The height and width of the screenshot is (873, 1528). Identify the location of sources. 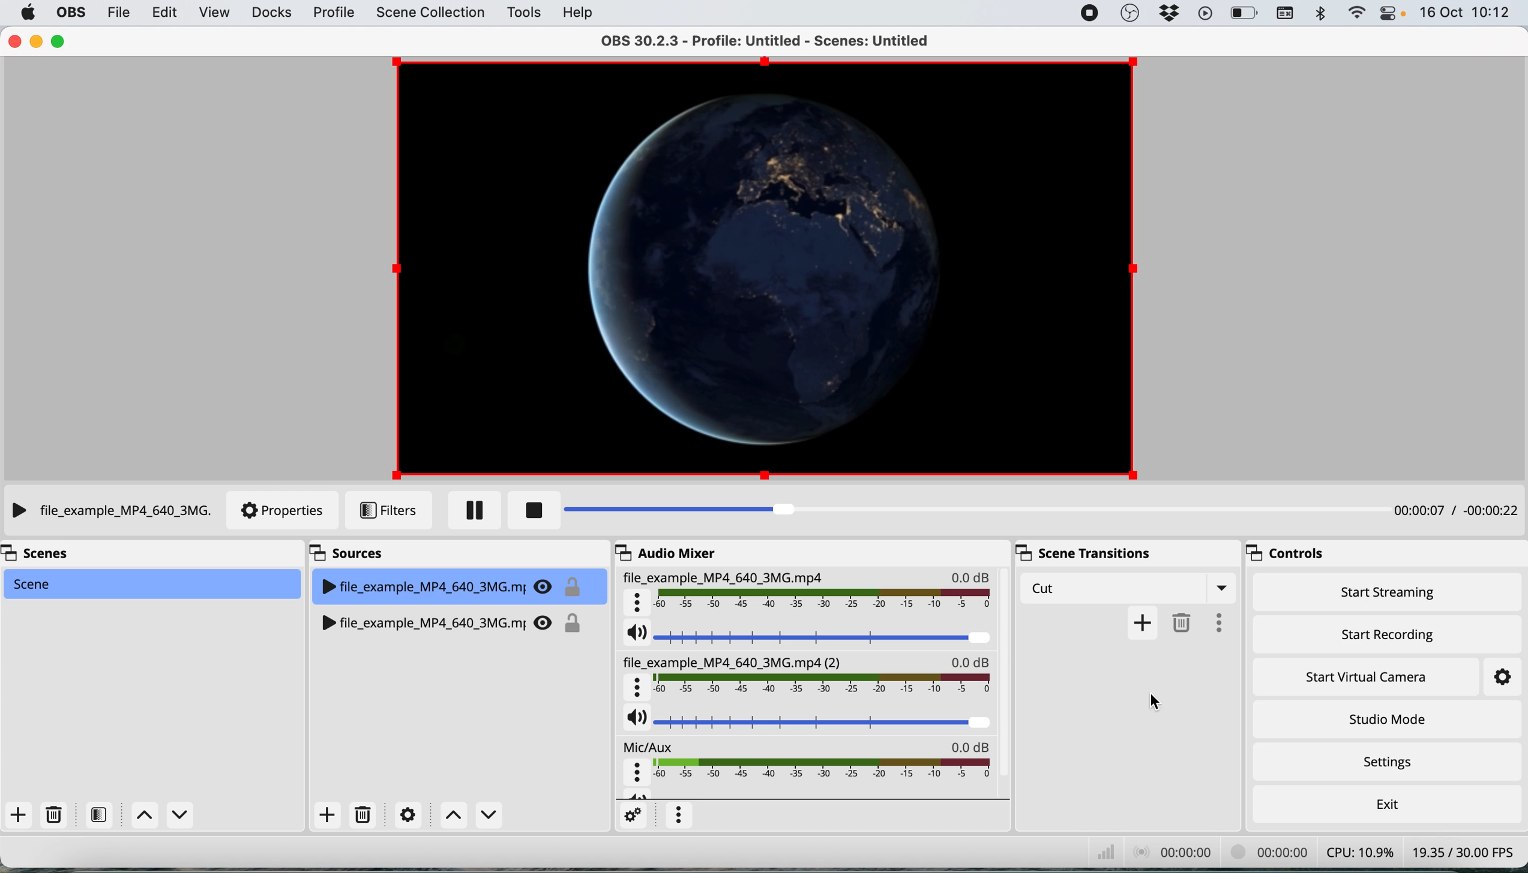
(353, 551).